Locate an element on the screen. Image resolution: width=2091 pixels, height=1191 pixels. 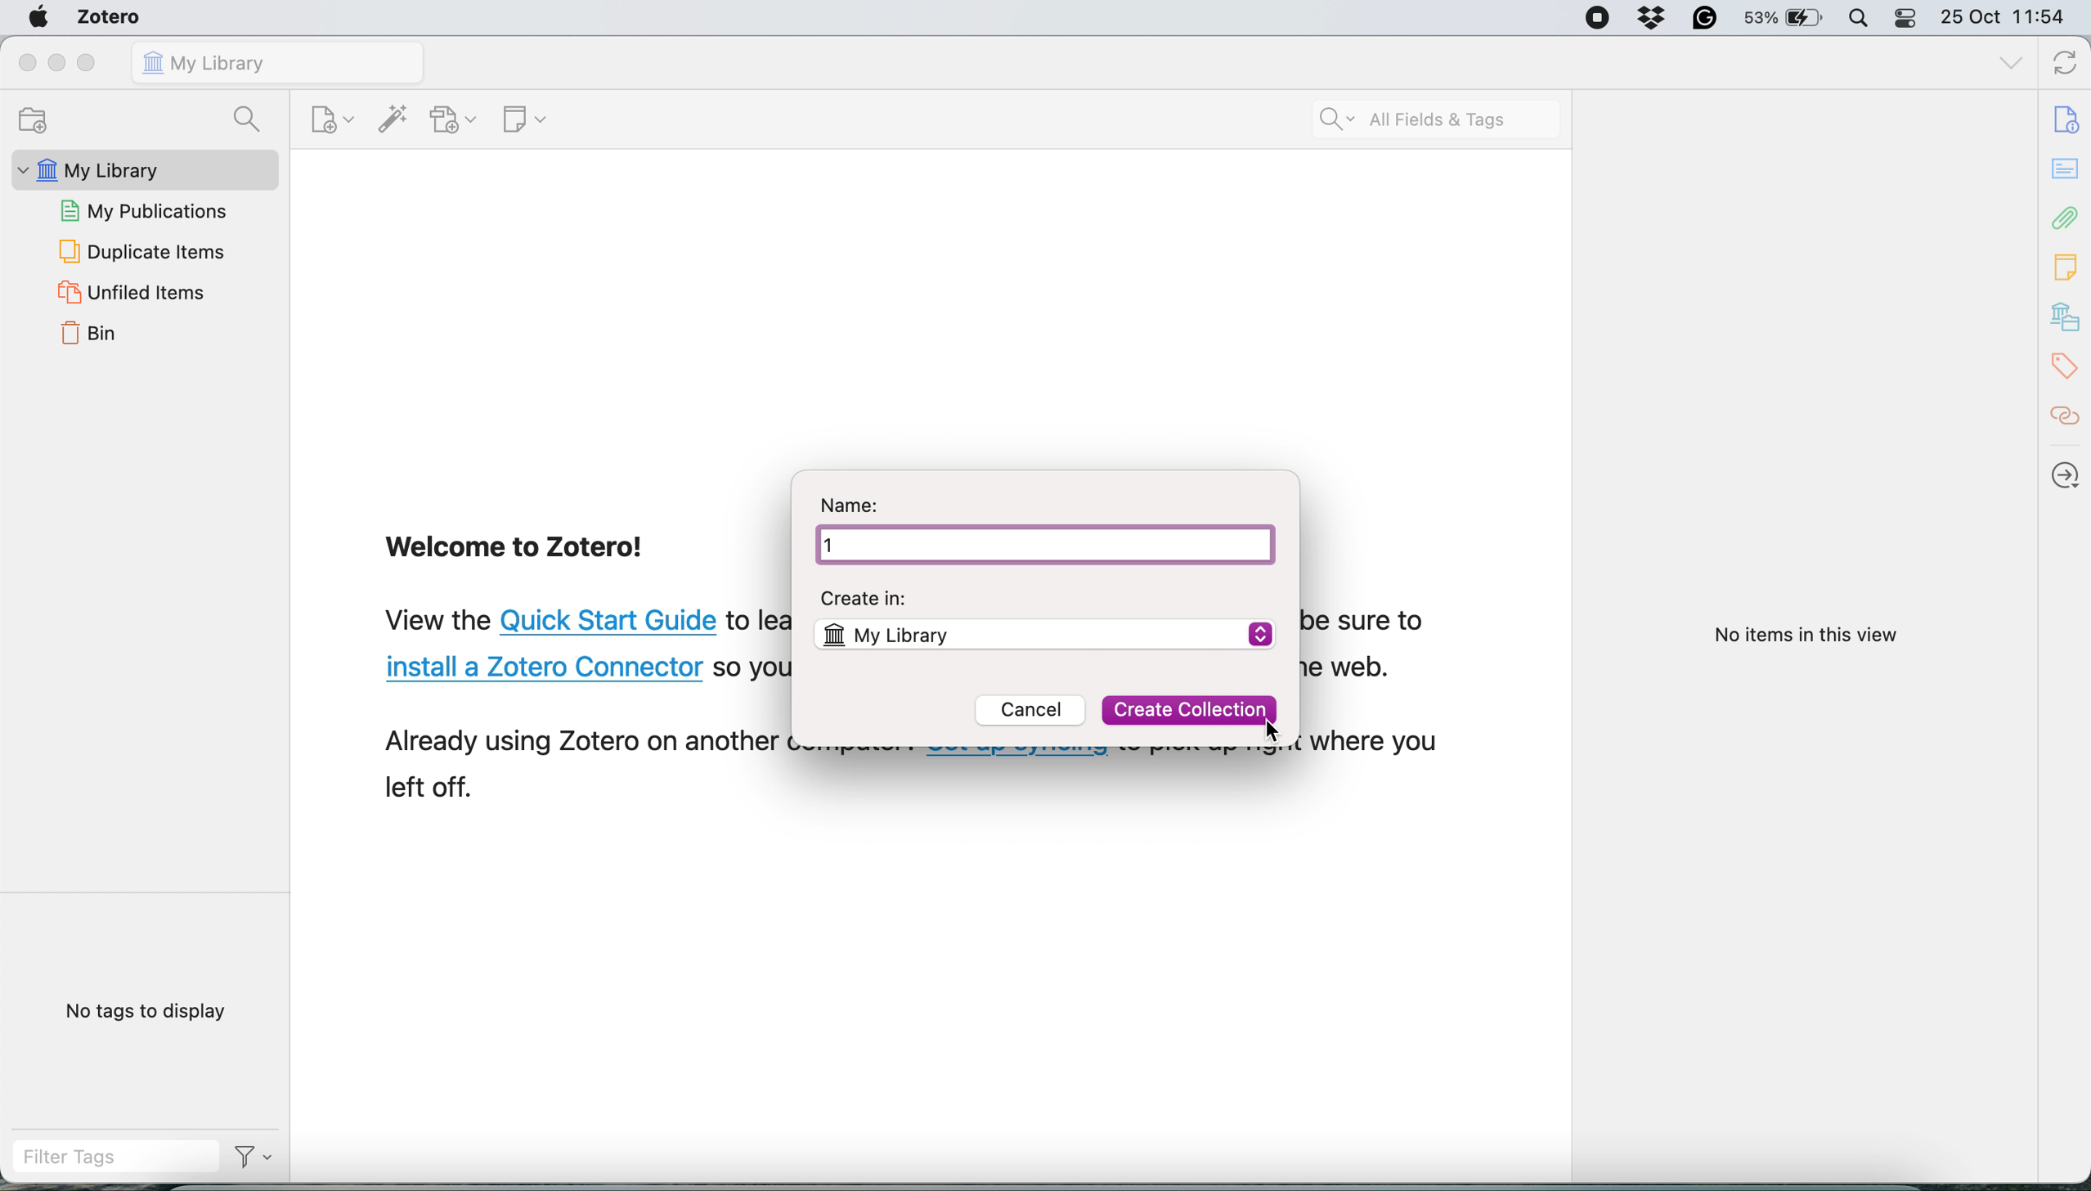
my library is located at coordinates (279, 62).